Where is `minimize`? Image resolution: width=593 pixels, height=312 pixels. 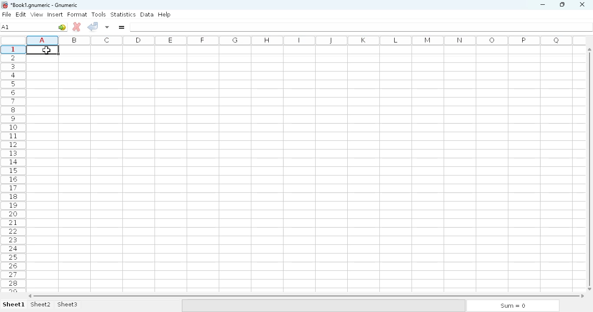 minimize is located at coordinates (542, 5).